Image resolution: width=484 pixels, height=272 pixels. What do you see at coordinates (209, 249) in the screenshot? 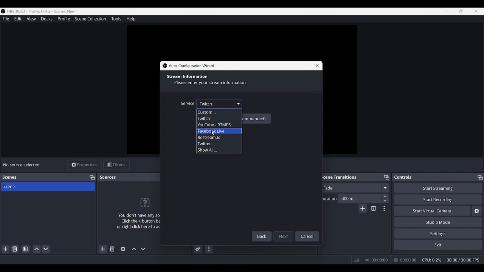
I see `Audio mixer menu` at bounding box center [209, 249].